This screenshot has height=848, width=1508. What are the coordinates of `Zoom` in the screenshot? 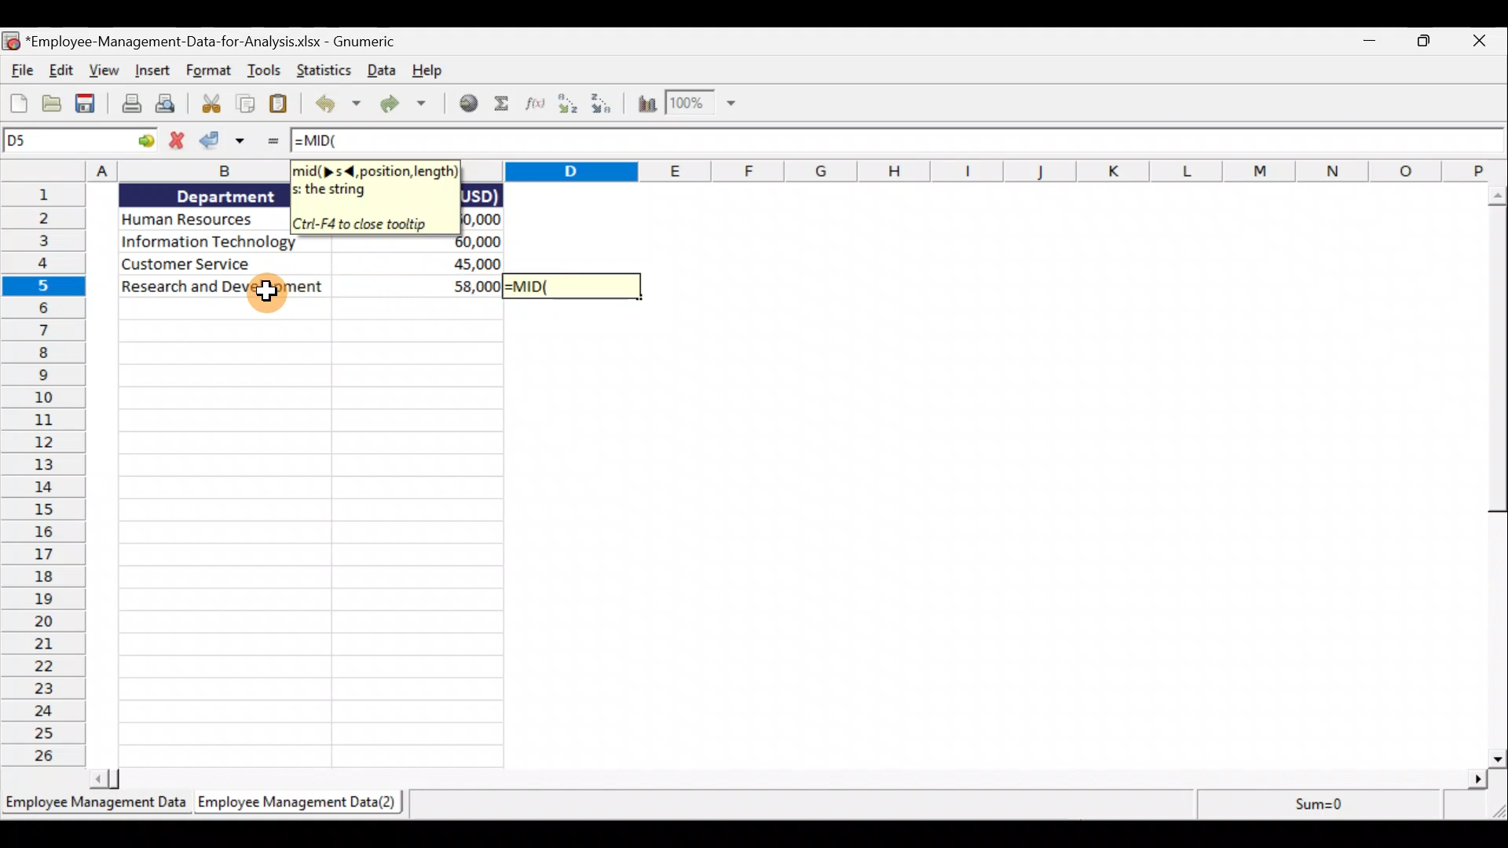 It's located at (710, 106).